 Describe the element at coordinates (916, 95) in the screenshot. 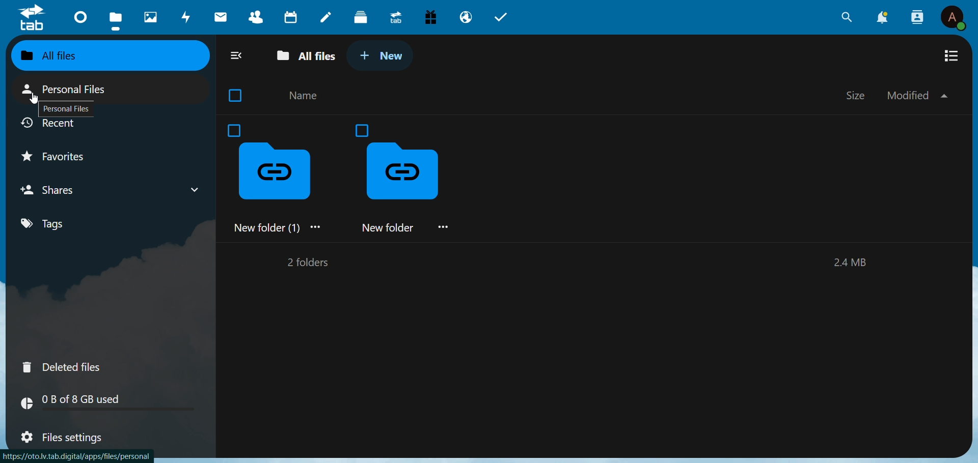

I see `modified` at that location.